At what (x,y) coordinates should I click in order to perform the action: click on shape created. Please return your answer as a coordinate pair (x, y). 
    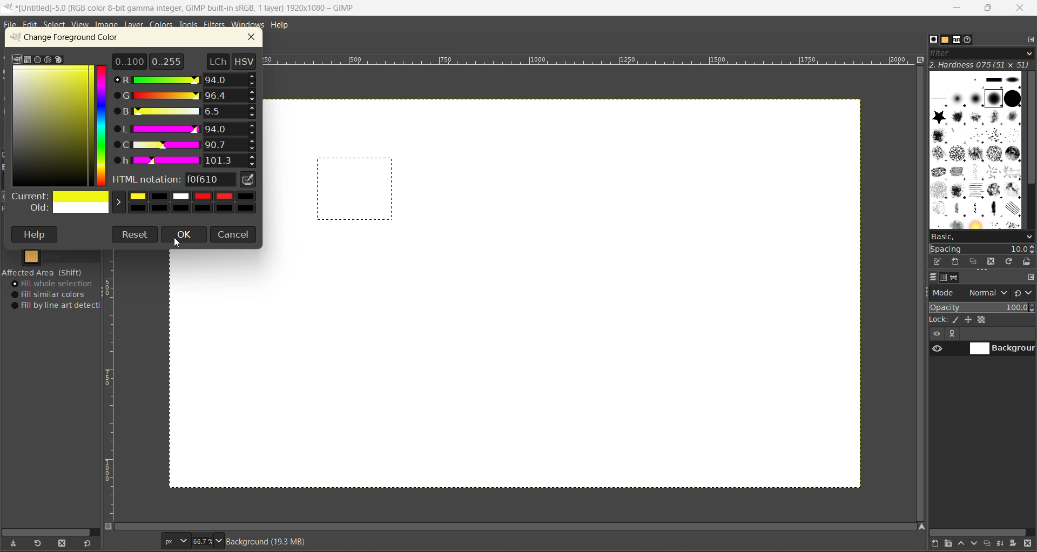
    Looking at the image, I should click on (355, 190).